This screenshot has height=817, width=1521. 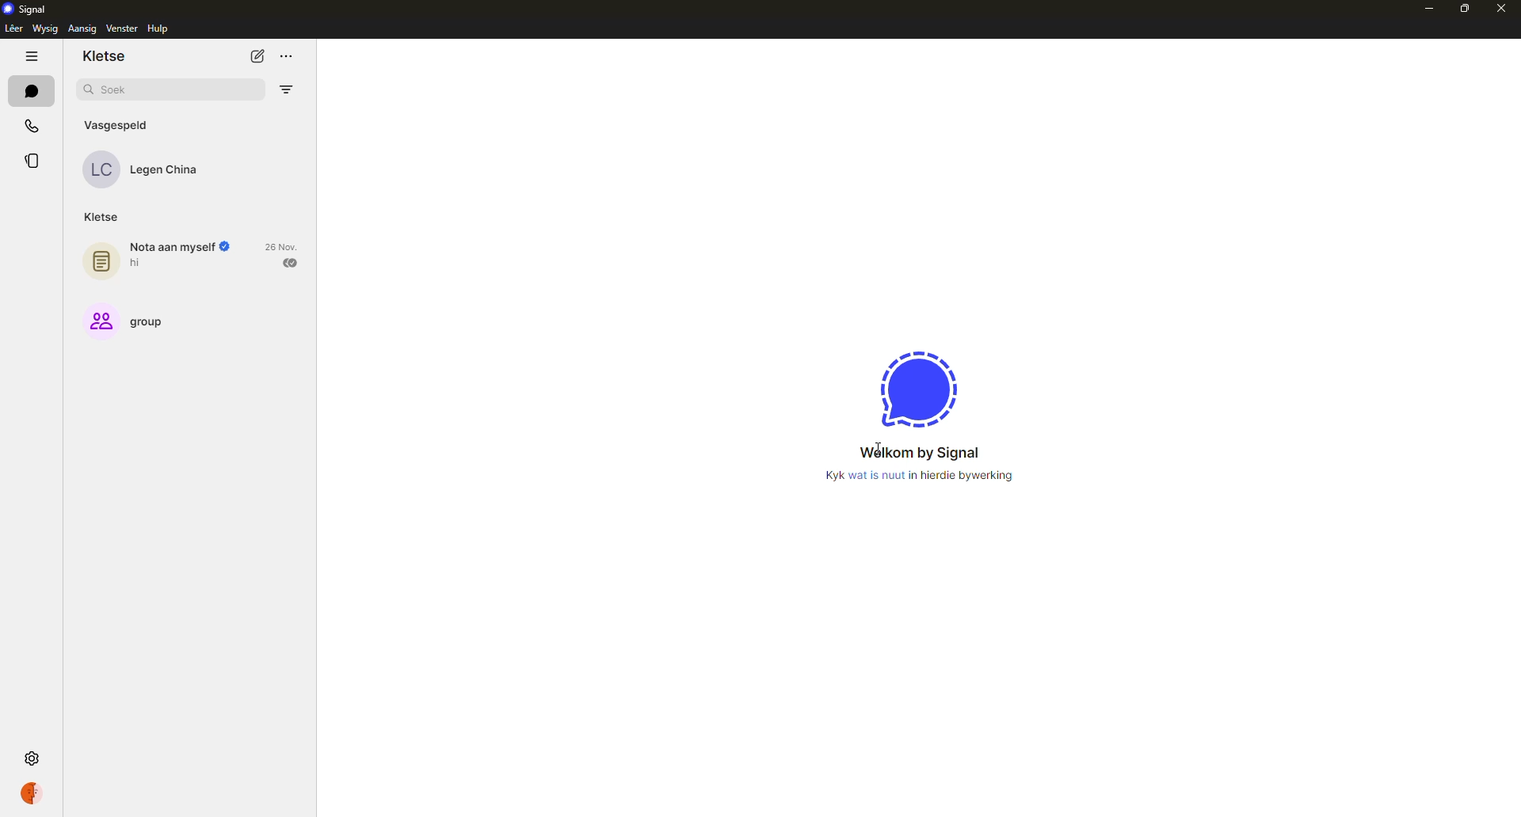 I want to click on aansig, so click(x=82, y=29).